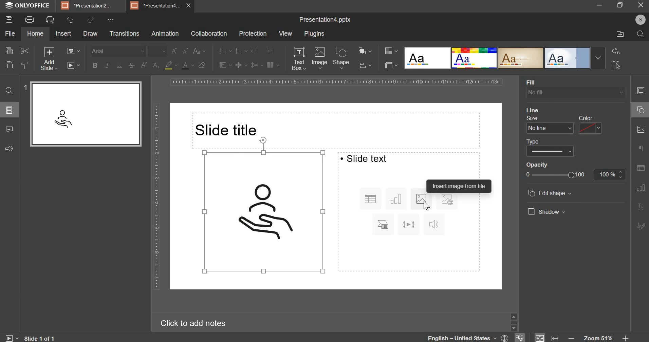  What do you see at coordinates (254, 65) in the screenshot?
I see `line spacing` at bounding box center [254, 65].